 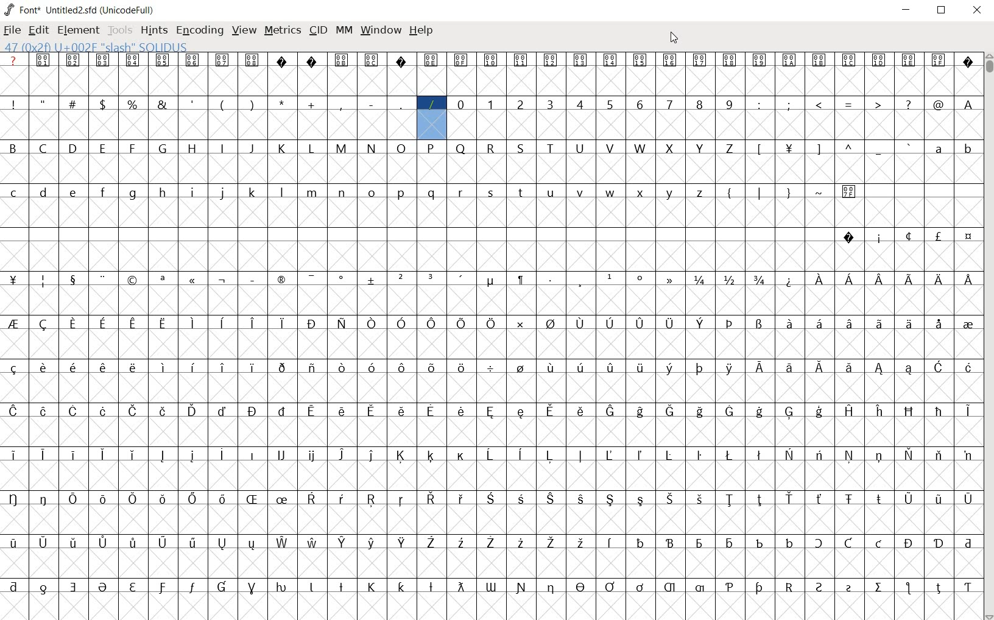 What do you see at coordinates (908, 104) in the screenshot?
I see `glyph` at bounding box center [908, 104].